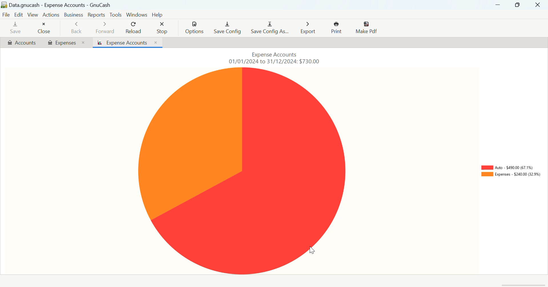  Describe the element at coordinates (270, 28) in the screenshot. I see `Save Config As` at that location.